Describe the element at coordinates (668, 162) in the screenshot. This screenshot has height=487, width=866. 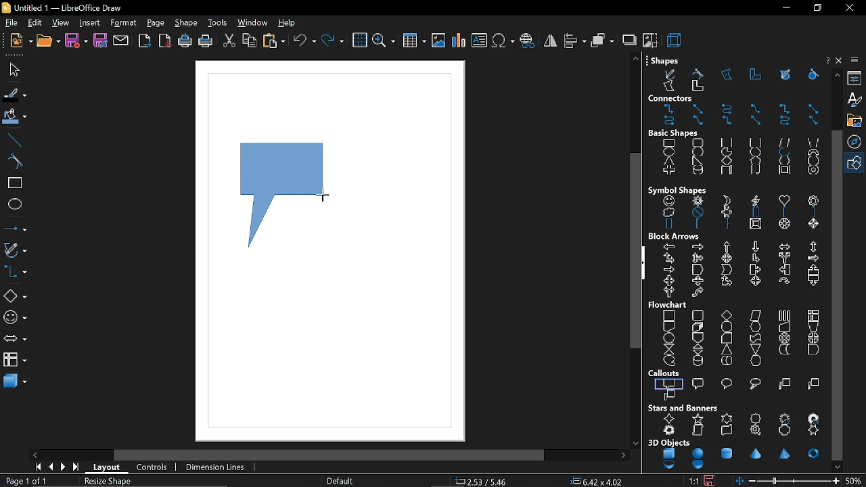
I see `isosceles triangle` at that location.